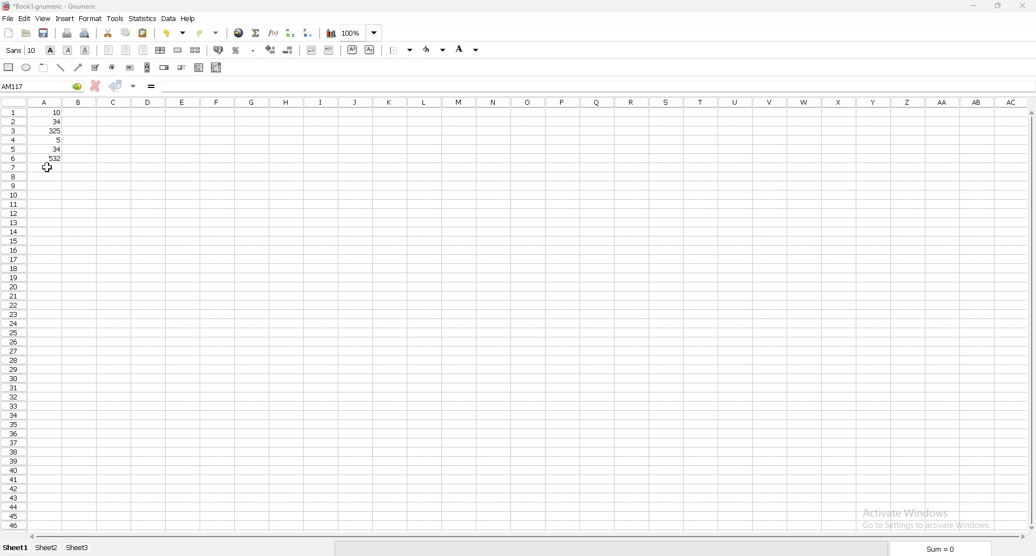 The image size is (1036, 556). Describe the element at coordinates (15, 548) in the screenshot. I see `sheet 1` at that location.